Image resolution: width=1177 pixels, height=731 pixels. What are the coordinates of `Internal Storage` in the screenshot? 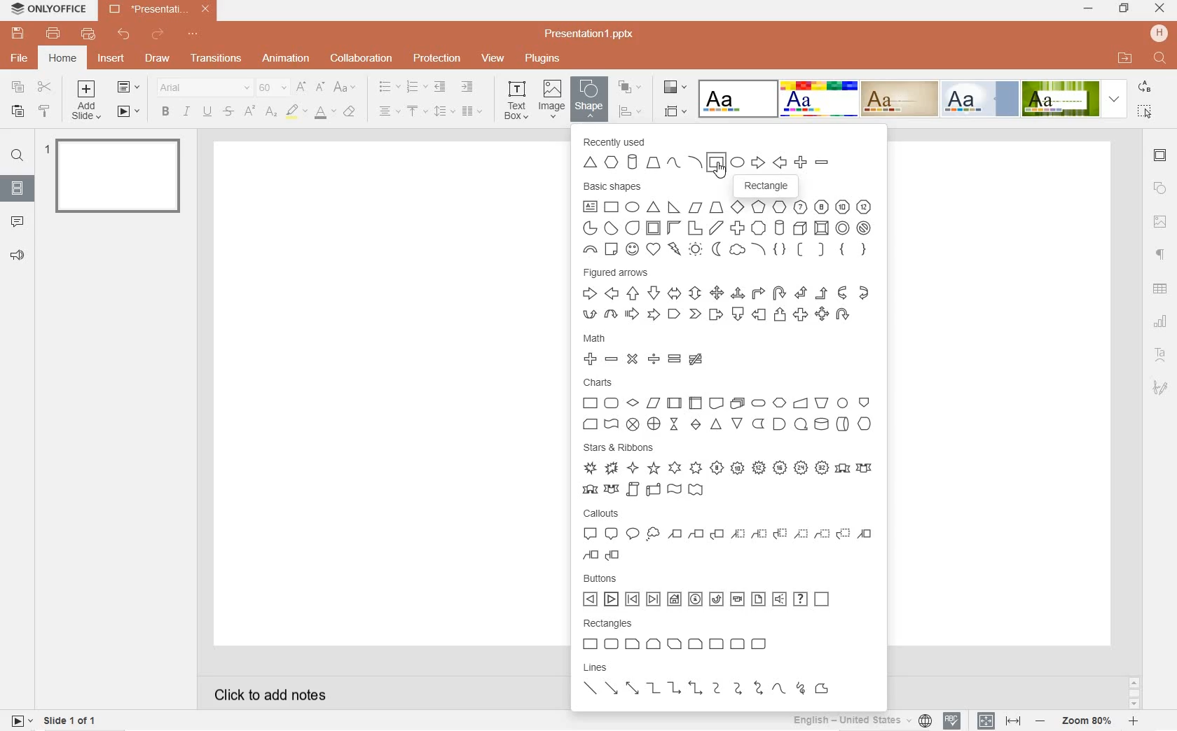 It's located at (694, 403).